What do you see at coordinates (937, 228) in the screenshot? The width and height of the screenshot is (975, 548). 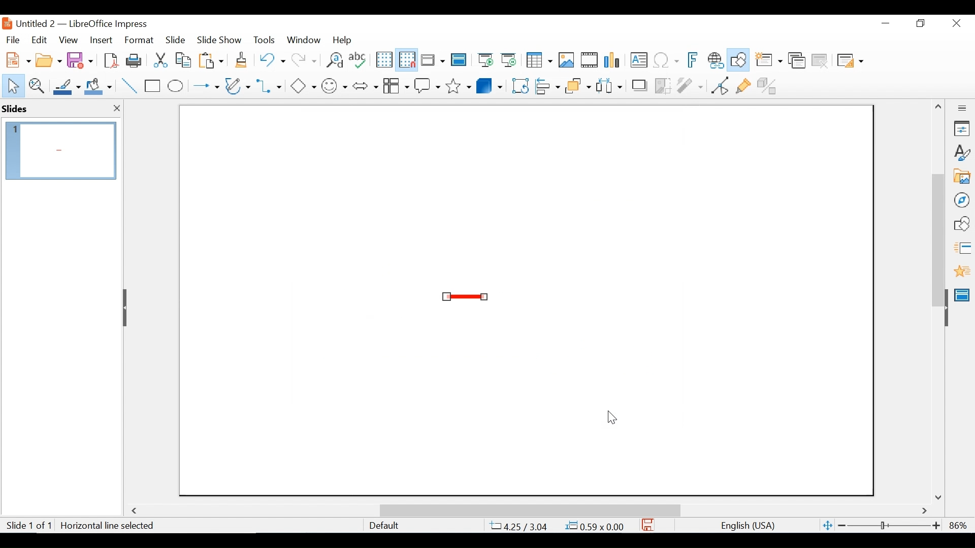 I see `Vertical Scrollbar` at bounding box center [937, 228].